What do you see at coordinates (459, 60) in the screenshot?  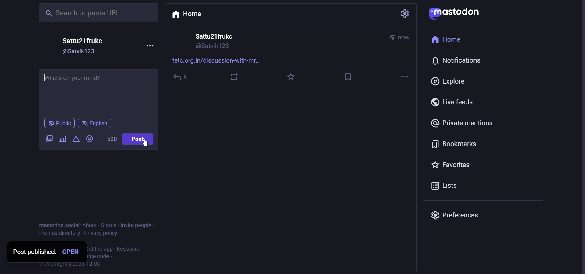 I see `notification` at bounding box center [459, 60].